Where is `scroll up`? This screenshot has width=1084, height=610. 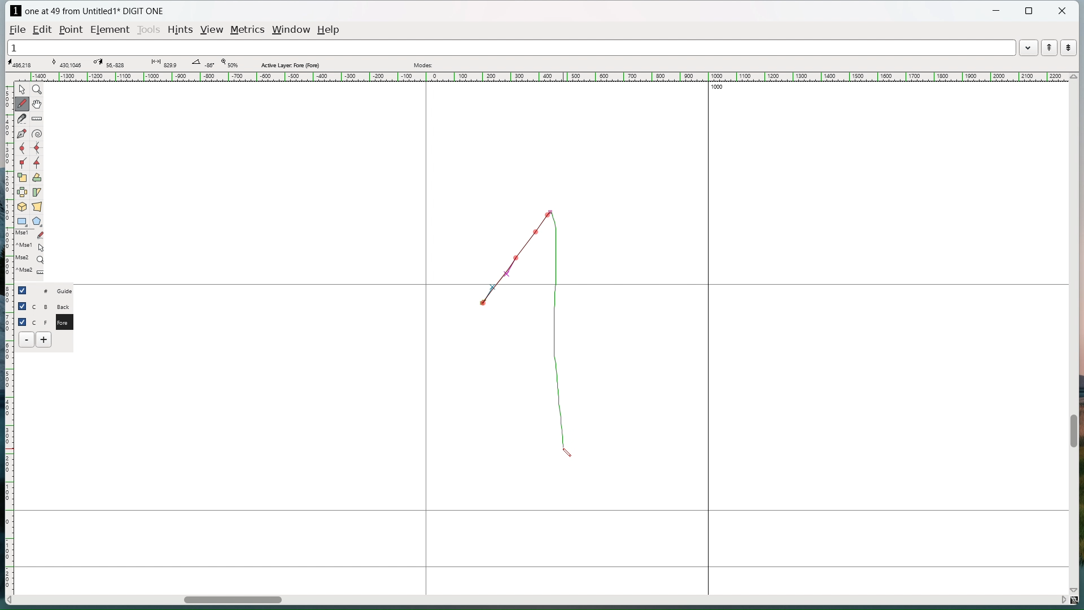
scroll up is located at coordinates (1073, 77).